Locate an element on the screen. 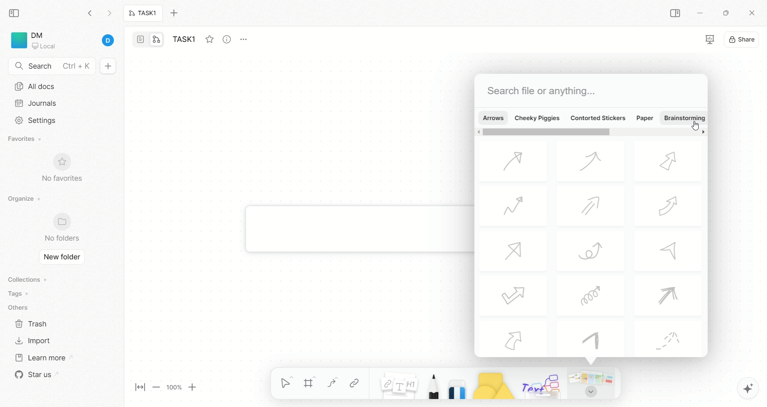 This screenshot has width=767, height=407. Templates is located at coordinates (592, 383).